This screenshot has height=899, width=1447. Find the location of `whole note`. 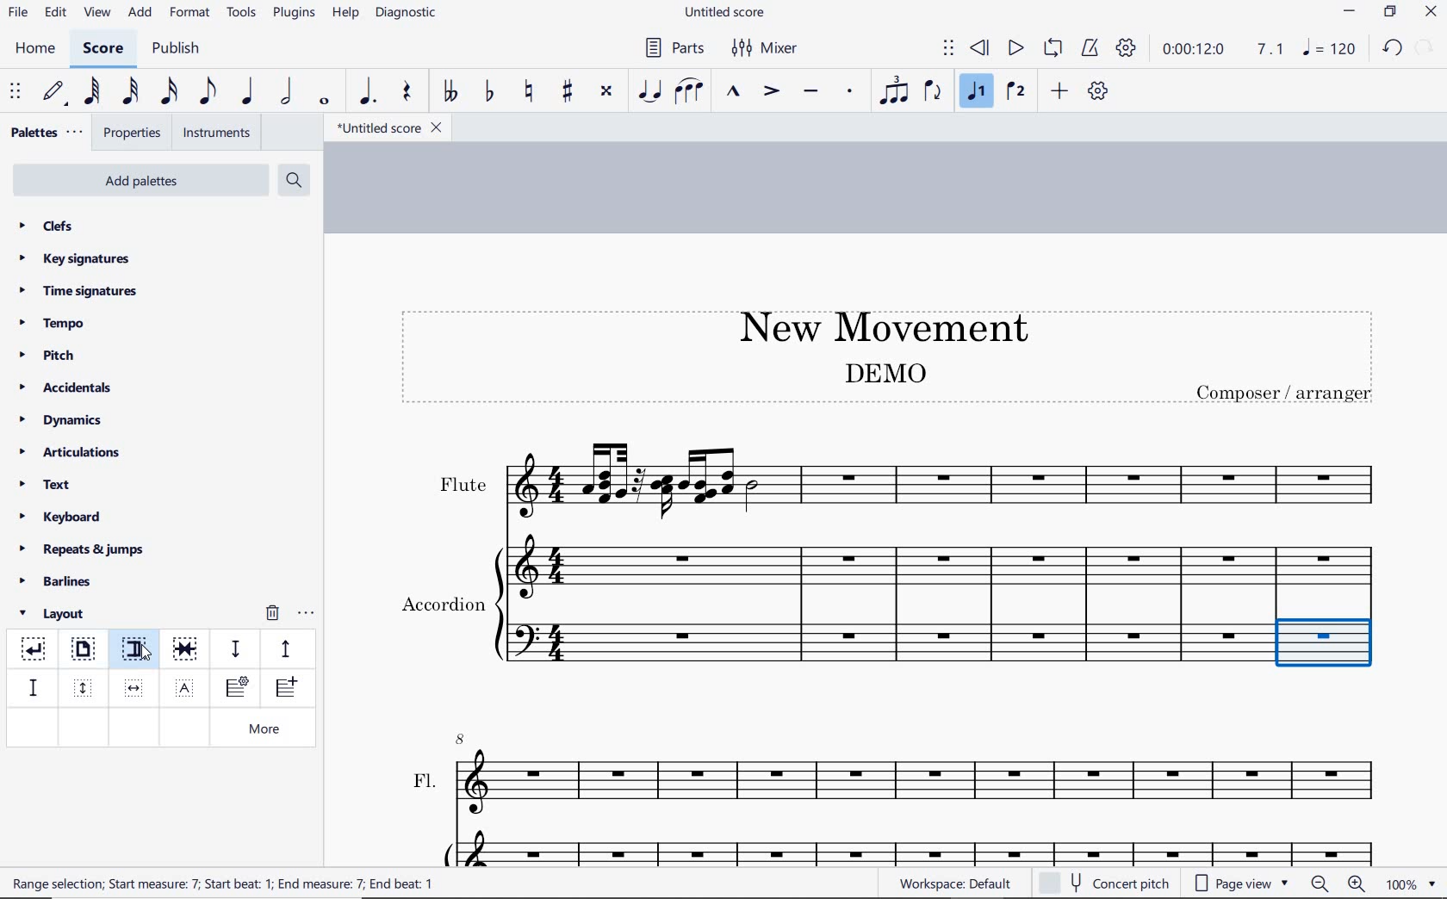

whole note is located at coordinates (326, 101).